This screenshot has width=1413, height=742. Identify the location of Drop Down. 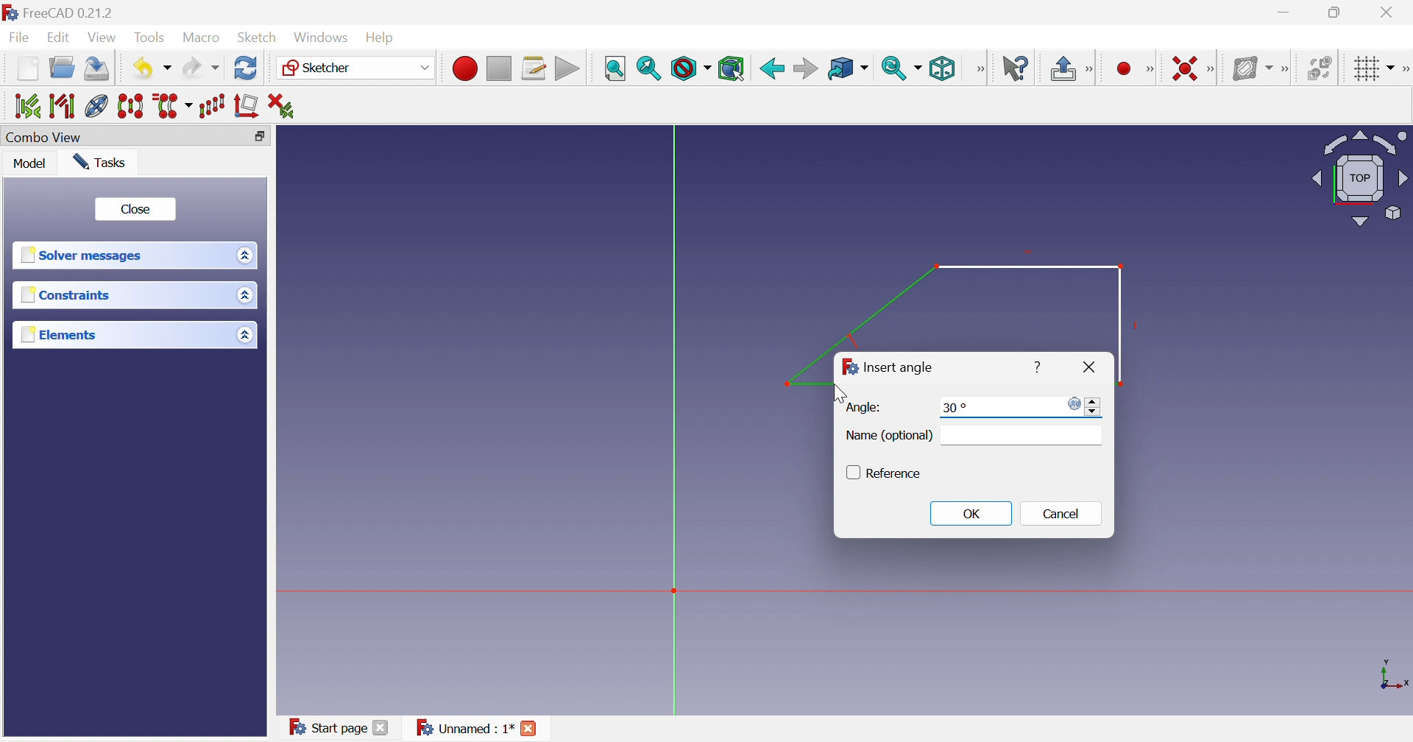
(246, 296).